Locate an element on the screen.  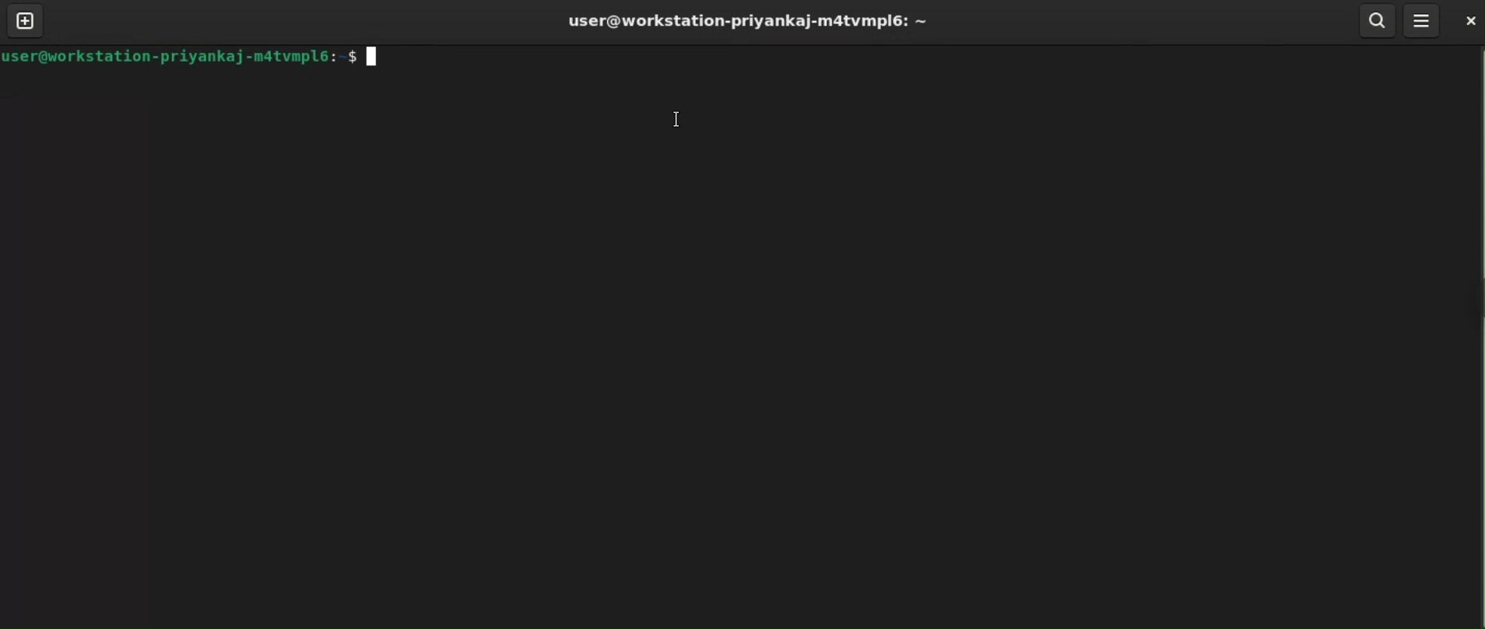
search is located at coordinates (1378, 19).